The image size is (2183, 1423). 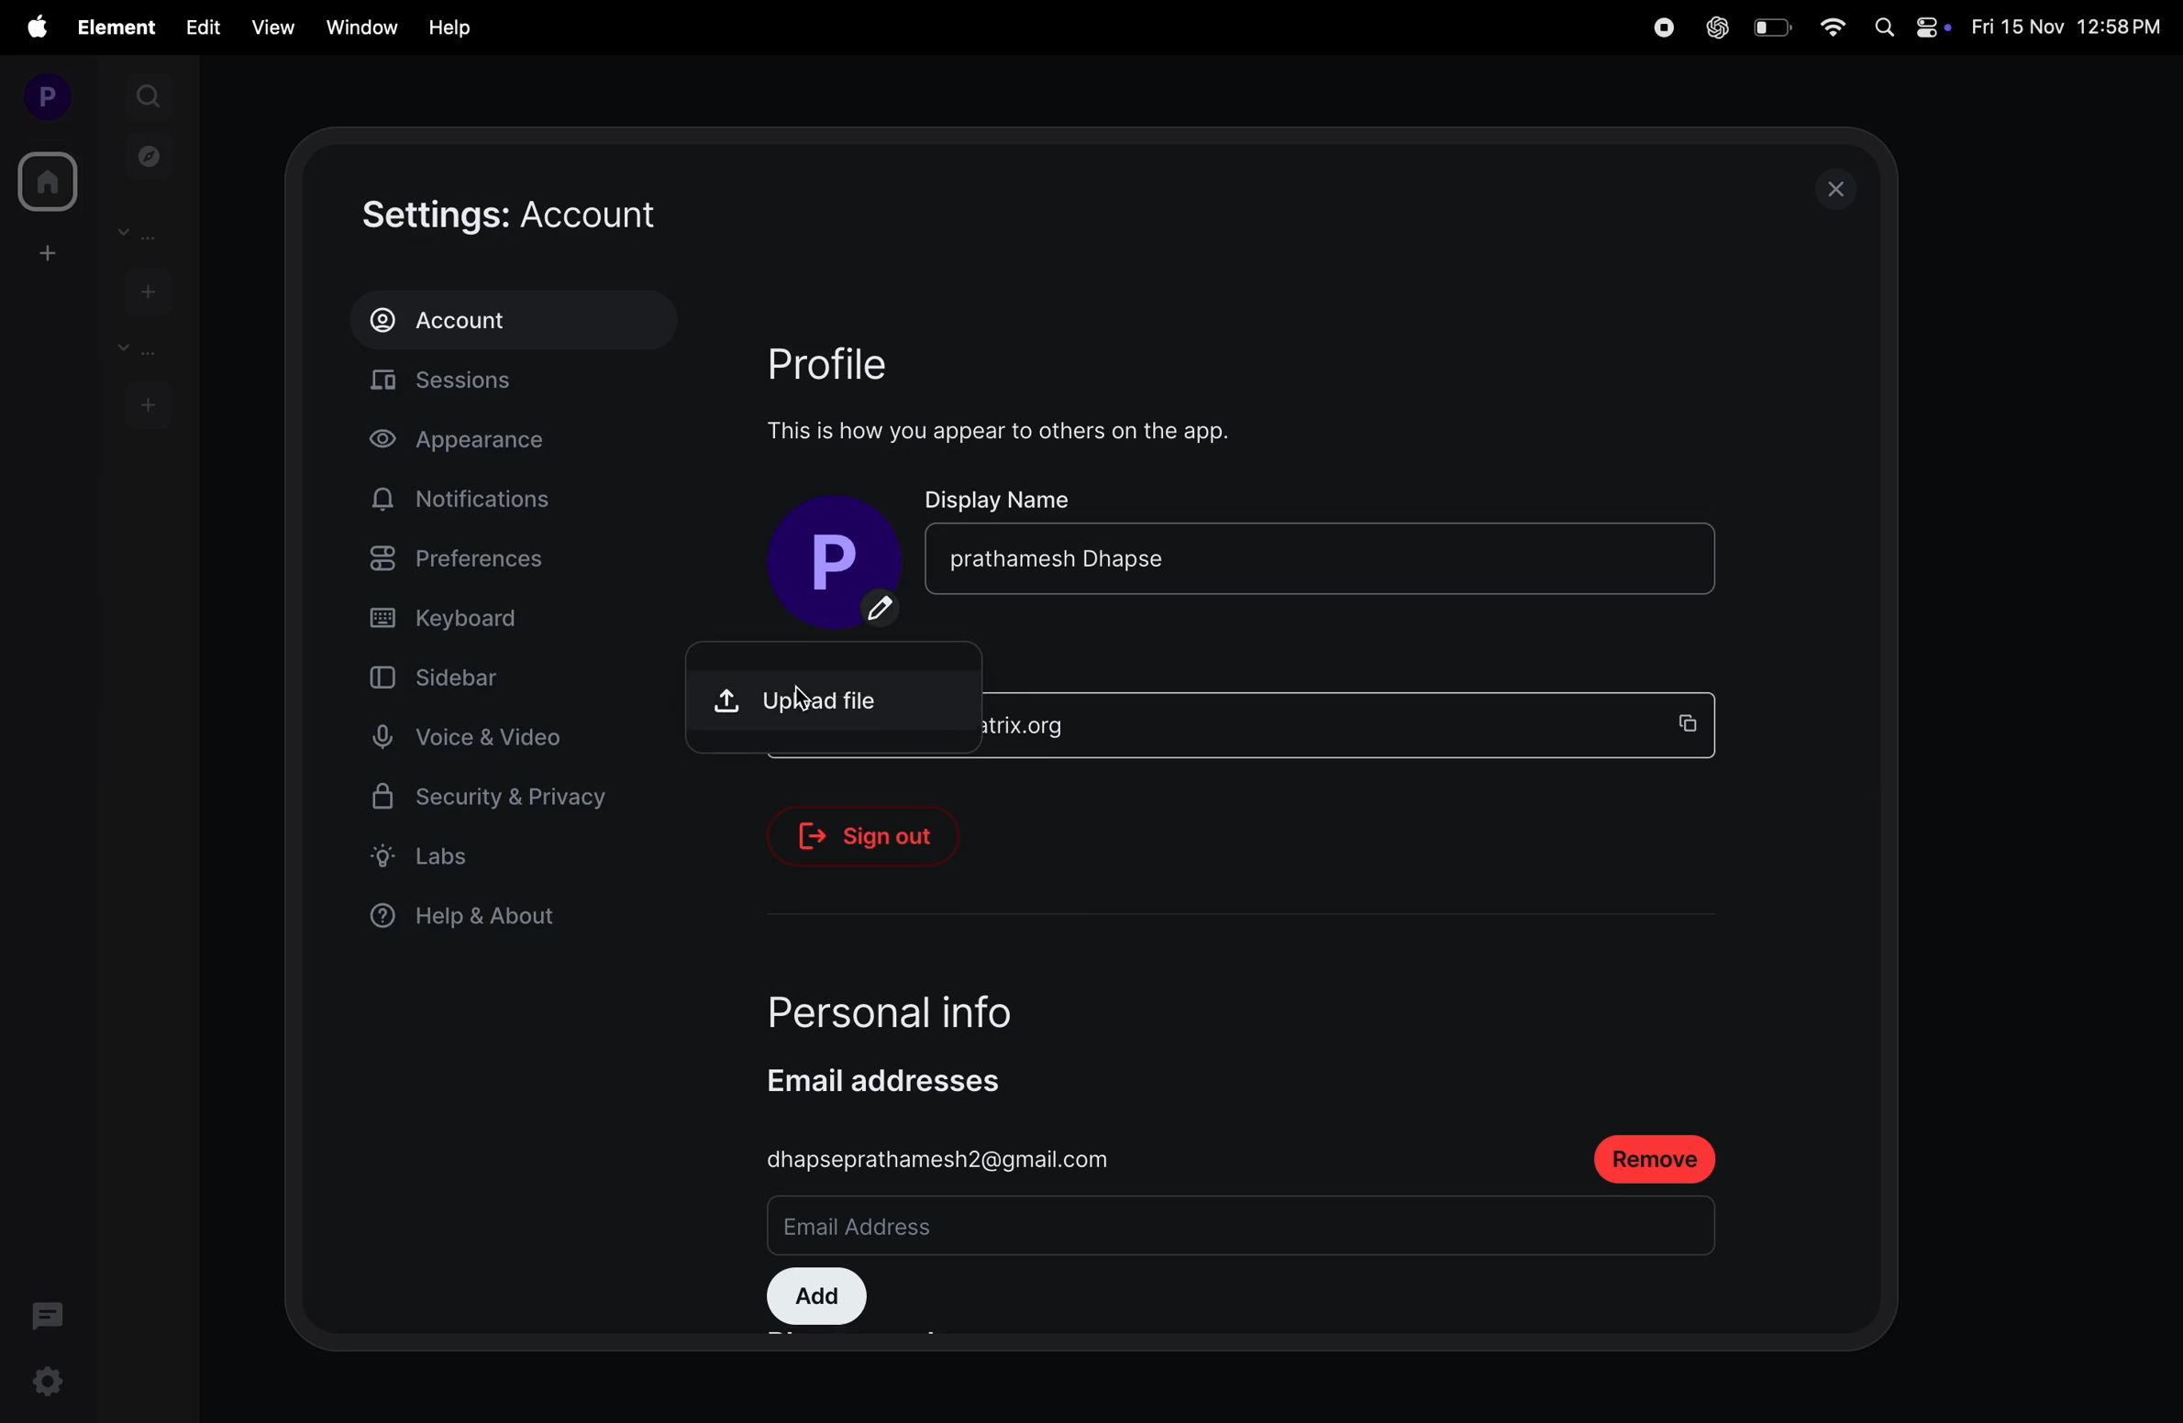 What do you see at coordinates (44, 182) in the screenshot?
I see `home` at bounding box center [44, 182].